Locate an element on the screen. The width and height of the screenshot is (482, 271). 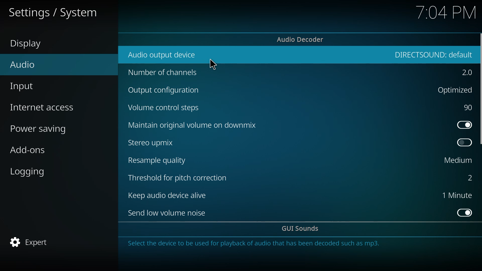
info is located at coordinates (255, 245).